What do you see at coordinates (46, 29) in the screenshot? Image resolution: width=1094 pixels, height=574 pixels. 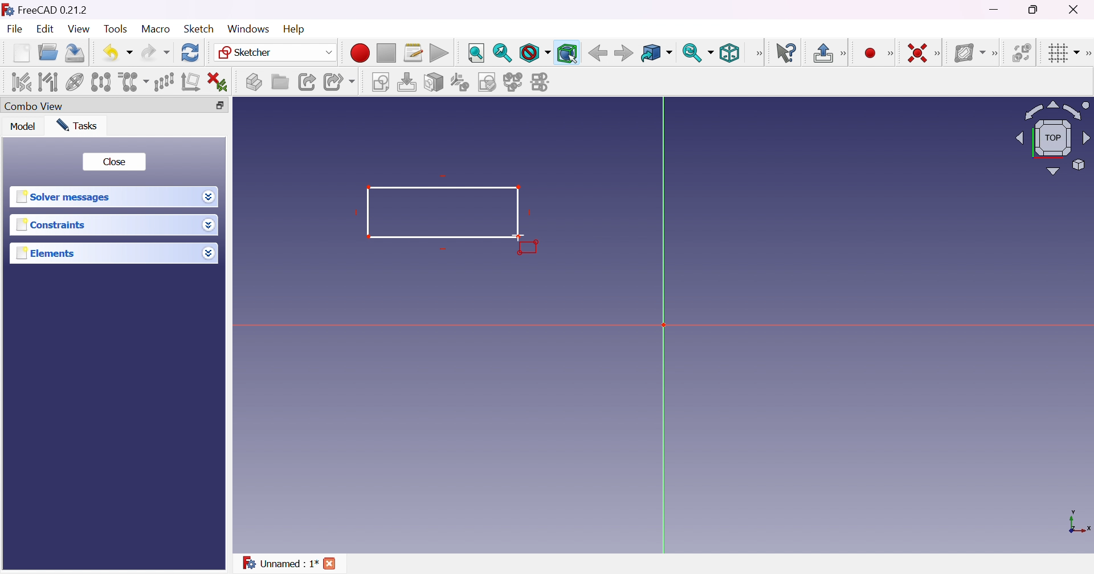 I see `Edit` at bounding box center [46, 29].